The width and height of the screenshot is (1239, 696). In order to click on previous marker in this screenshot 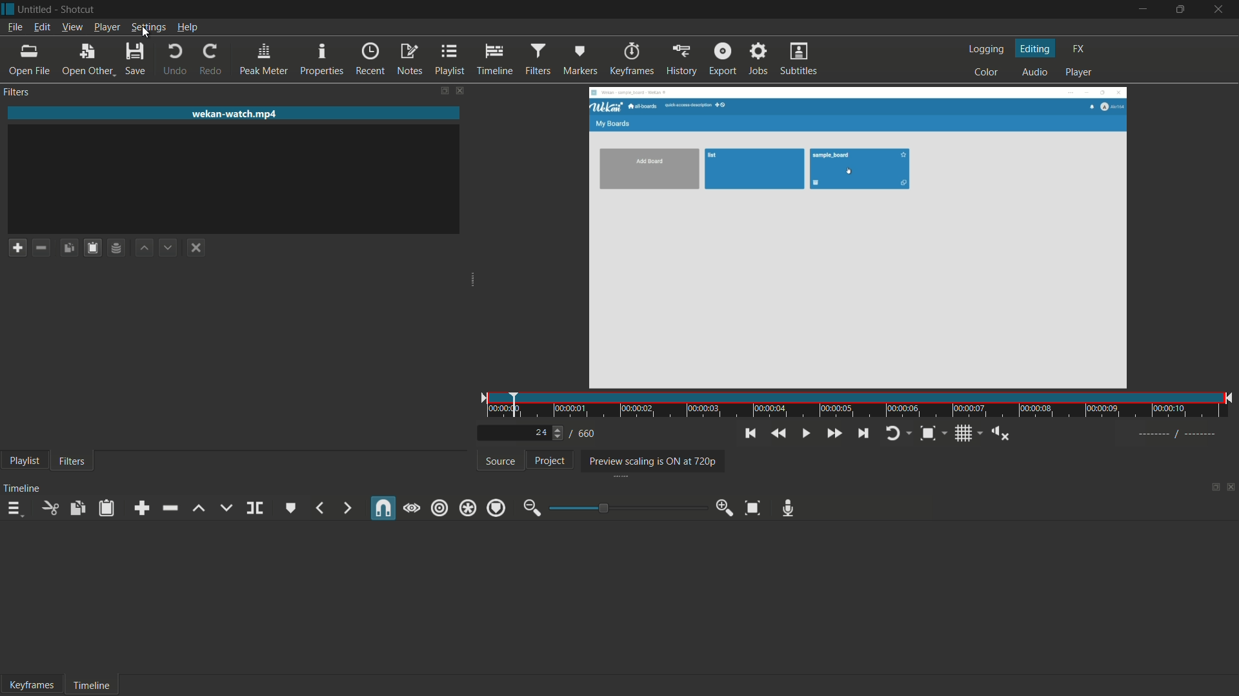, I will do `click(319, 508)`.